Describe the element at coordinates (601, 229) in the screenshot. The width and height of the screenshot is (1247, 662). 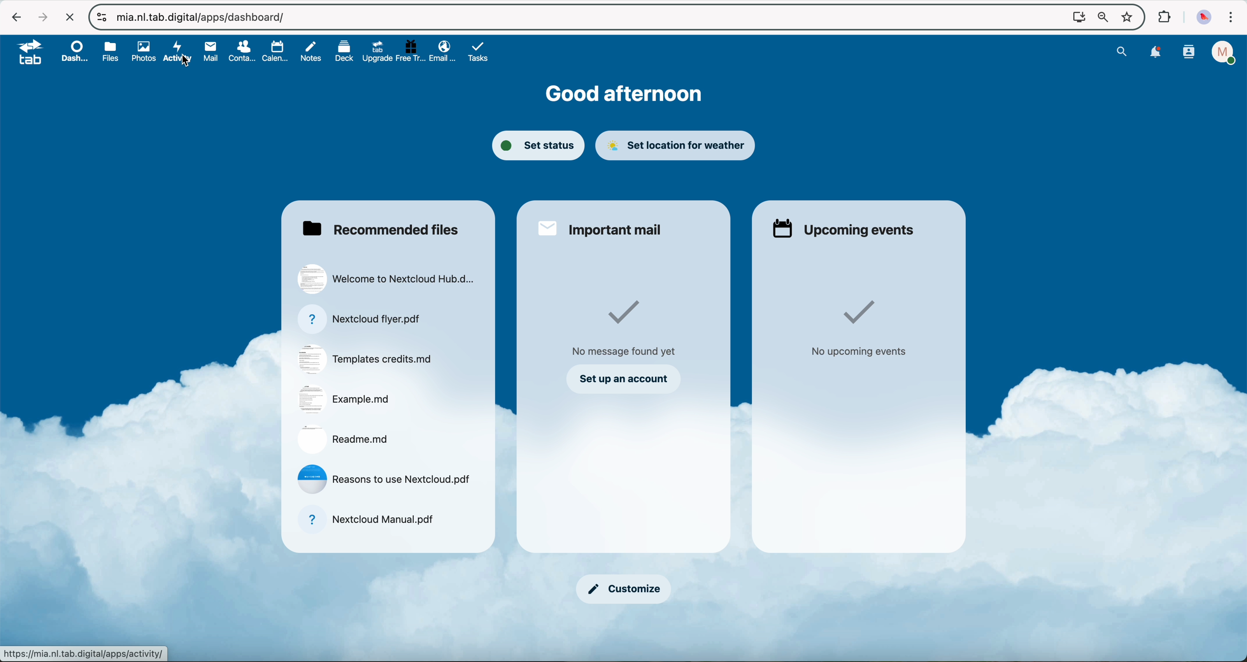
I see `important mail` at that location.